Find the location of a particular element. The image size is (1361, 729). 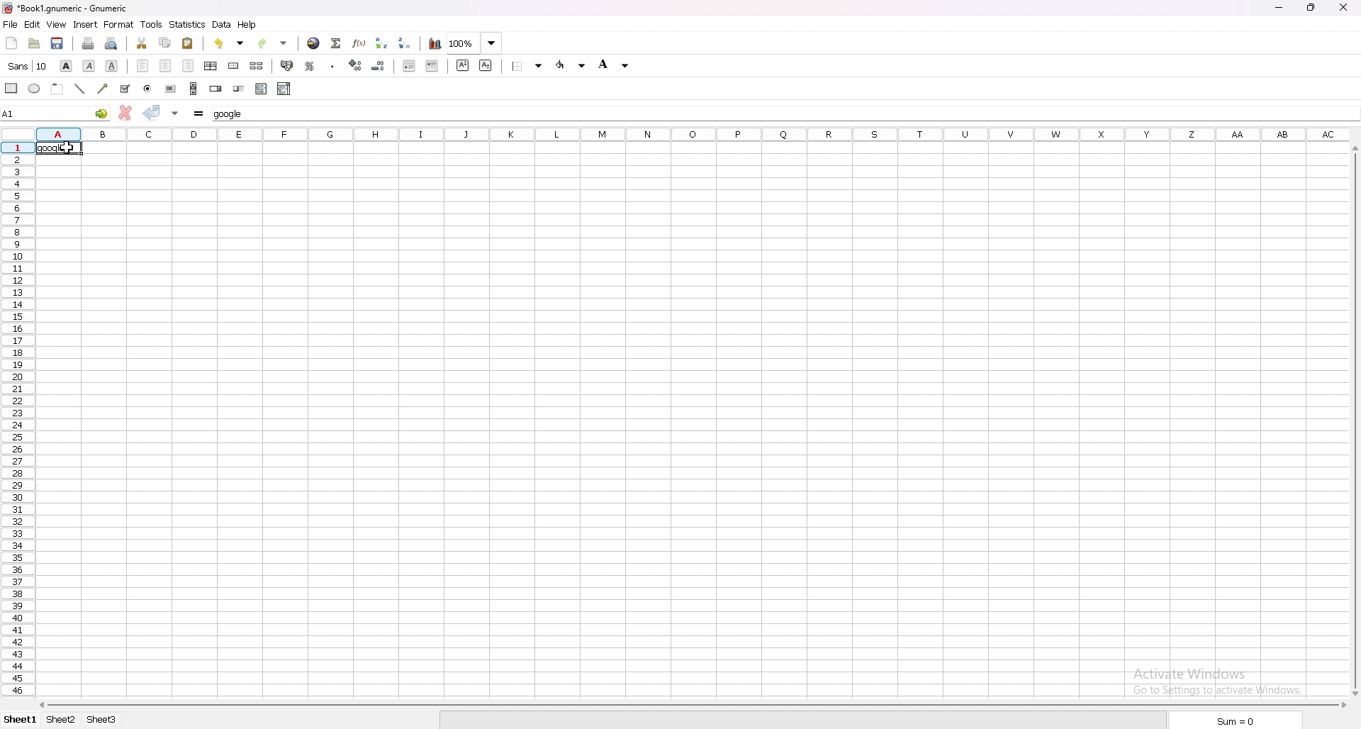

selected cell is located at coordinates (57, 148).